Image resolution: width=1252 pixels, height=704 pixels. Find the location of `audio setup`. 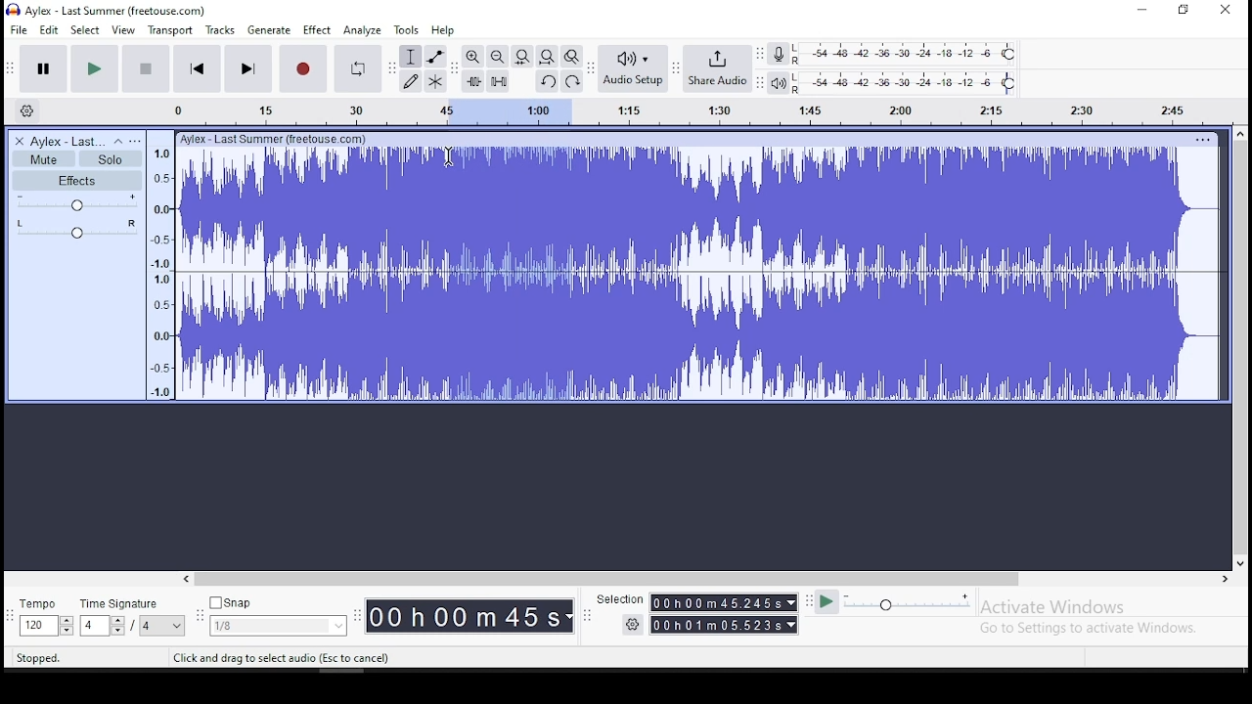

audio setup is located at coordinates (634, 68).